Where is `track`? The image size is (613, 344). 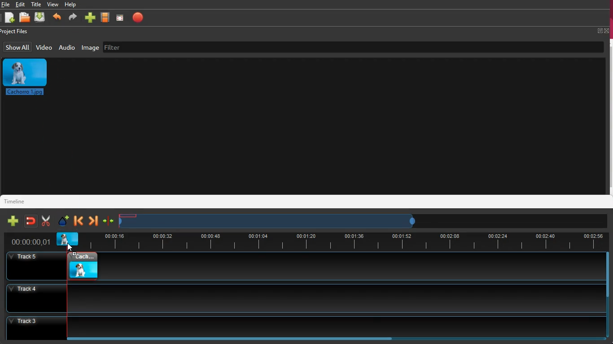
track is located at coordinates (300, 298).